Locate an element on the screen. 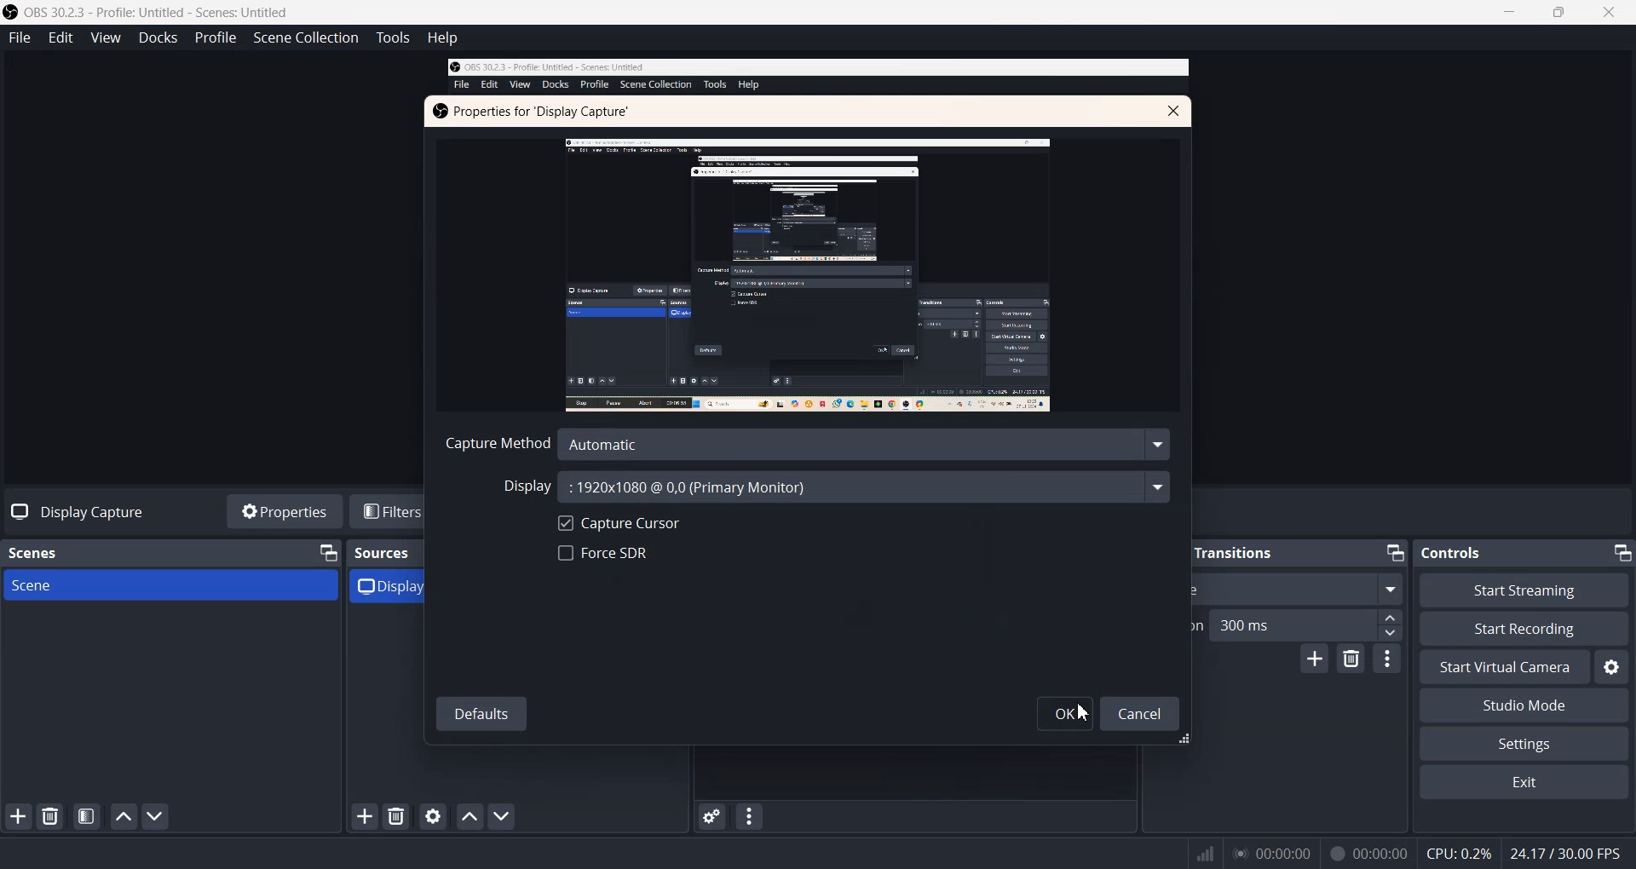  Move Source Up is located at coordinates (468, 816).